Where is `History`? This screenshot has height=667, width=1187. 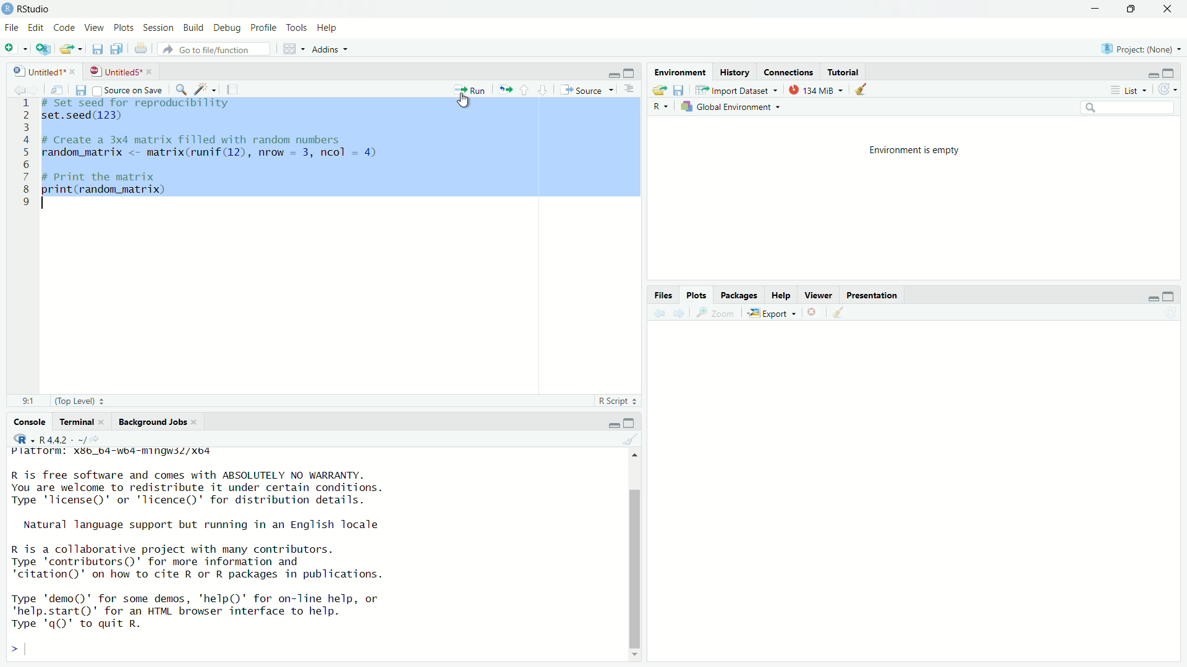 History is located at coordinates (738, 72).